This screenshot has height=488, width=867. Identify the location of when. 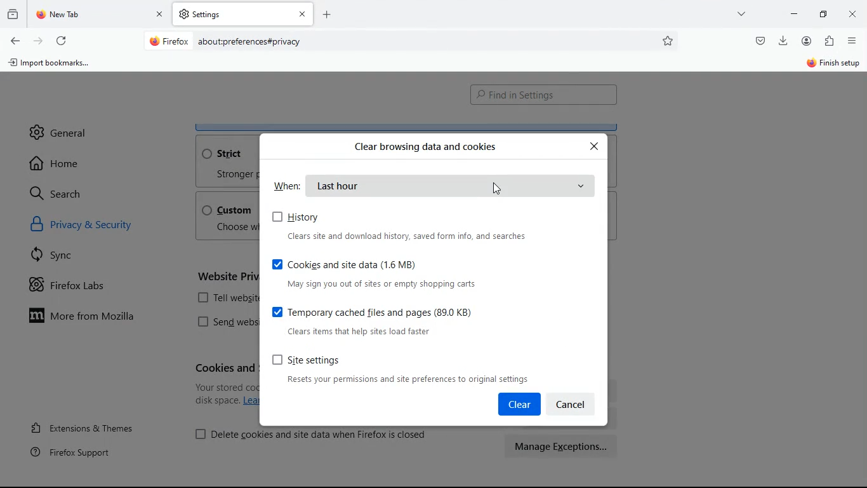
(288, 185).